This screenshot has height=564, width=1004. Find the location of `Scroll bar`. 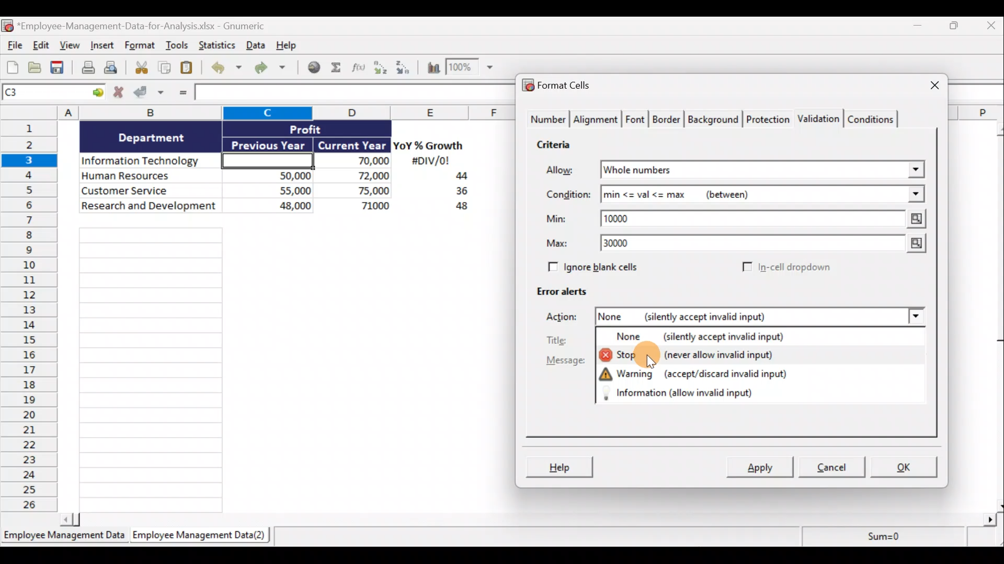

Scroll bar is located at coordinates (995, 315).